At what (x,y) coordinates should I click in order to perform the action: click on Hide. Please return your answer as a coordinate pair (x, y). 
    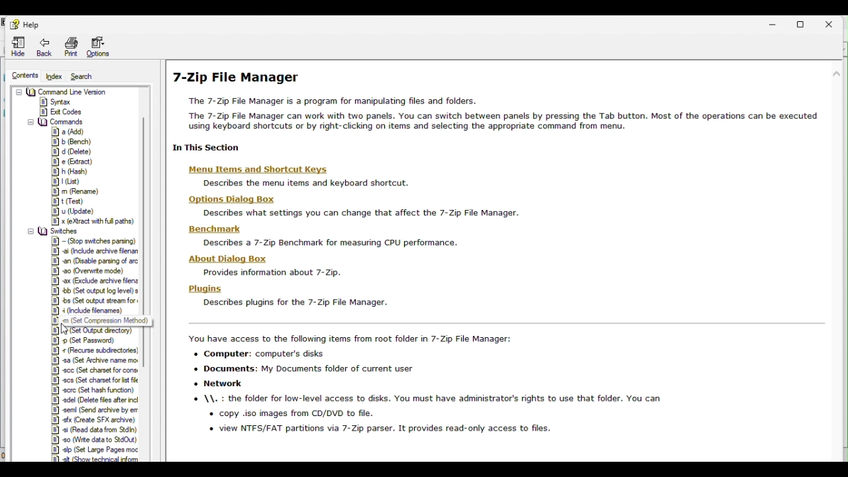
    Looking at the image, I should click on (19, 46).